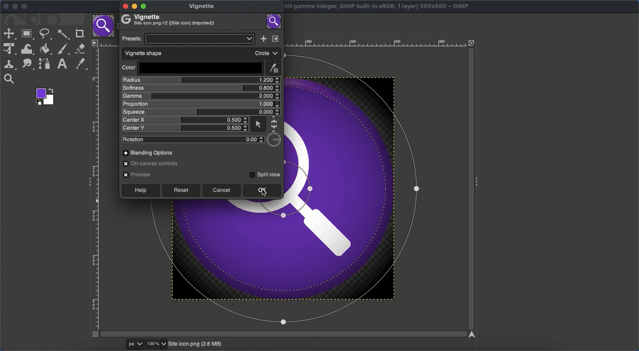 The image size is (639, 351). Describe the element at coordinates (201, 80) in the screenshot. I see `Radius` at that location.